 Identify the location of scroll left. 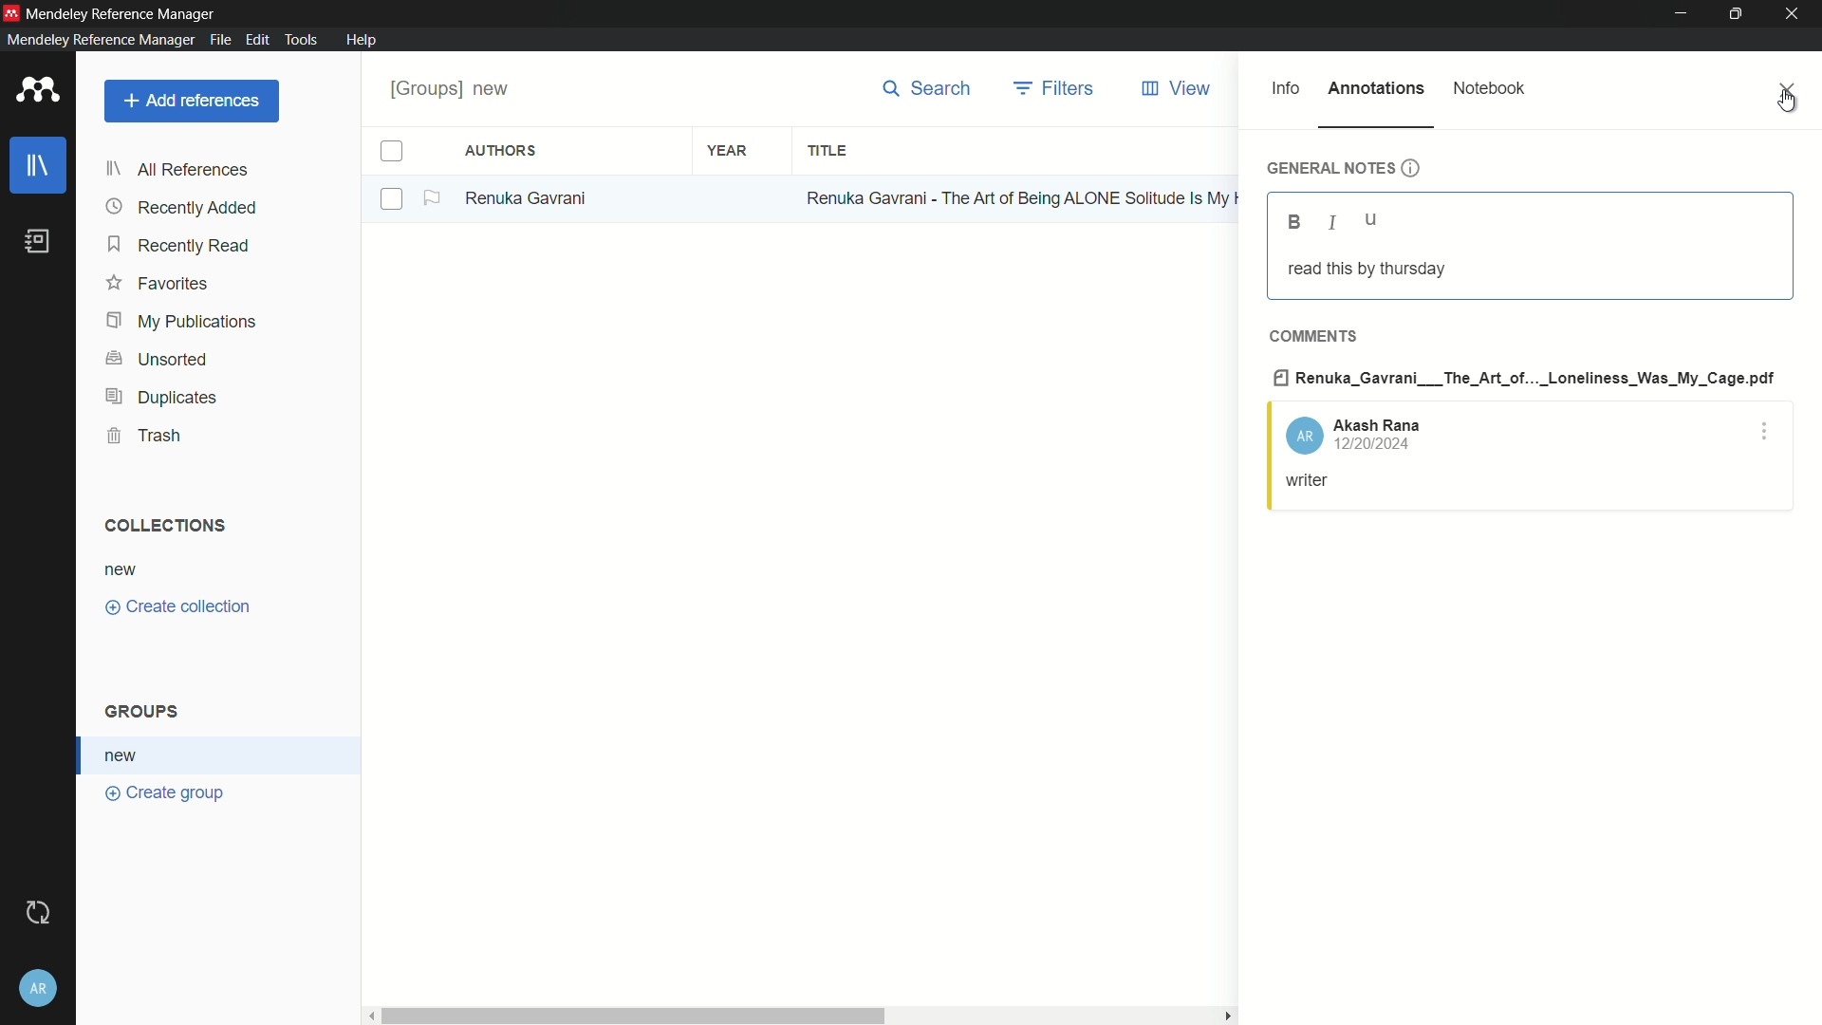
(366, 1014).